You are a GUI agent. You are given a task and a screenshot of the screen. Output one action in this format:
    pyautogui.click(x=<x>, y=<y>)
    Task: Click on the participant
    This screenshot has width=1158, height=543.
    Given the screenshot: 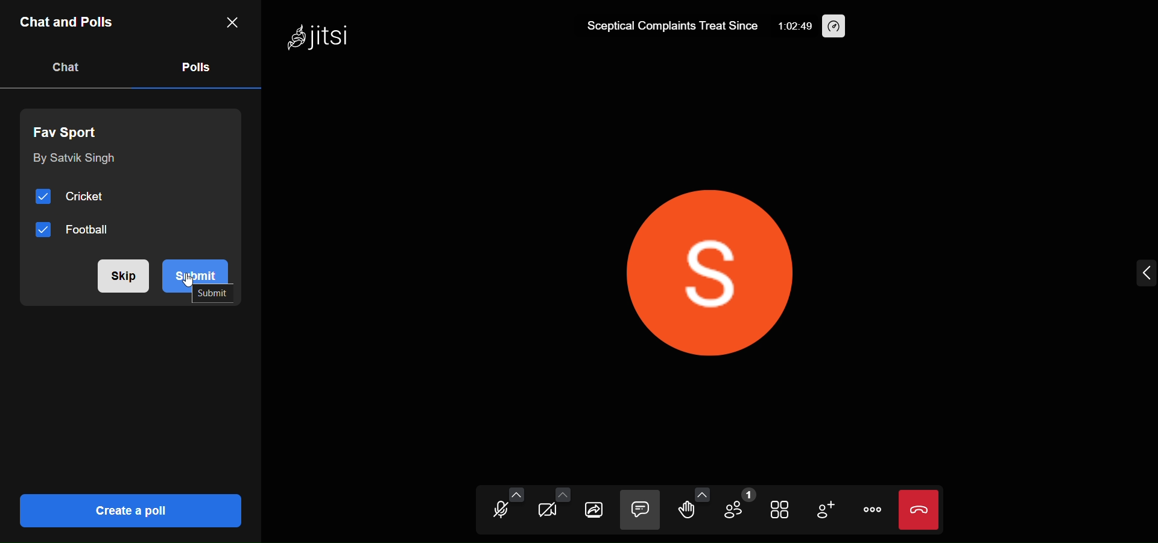 What is the action you would take?
    pyautogui.click(x=737, y=506)
    